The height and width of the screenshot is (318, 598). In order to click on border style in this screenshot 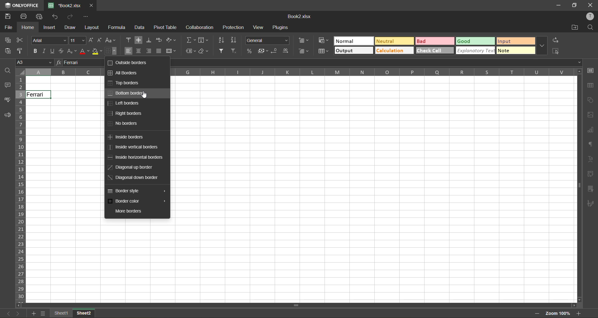, I will do `click(137, 191)`.